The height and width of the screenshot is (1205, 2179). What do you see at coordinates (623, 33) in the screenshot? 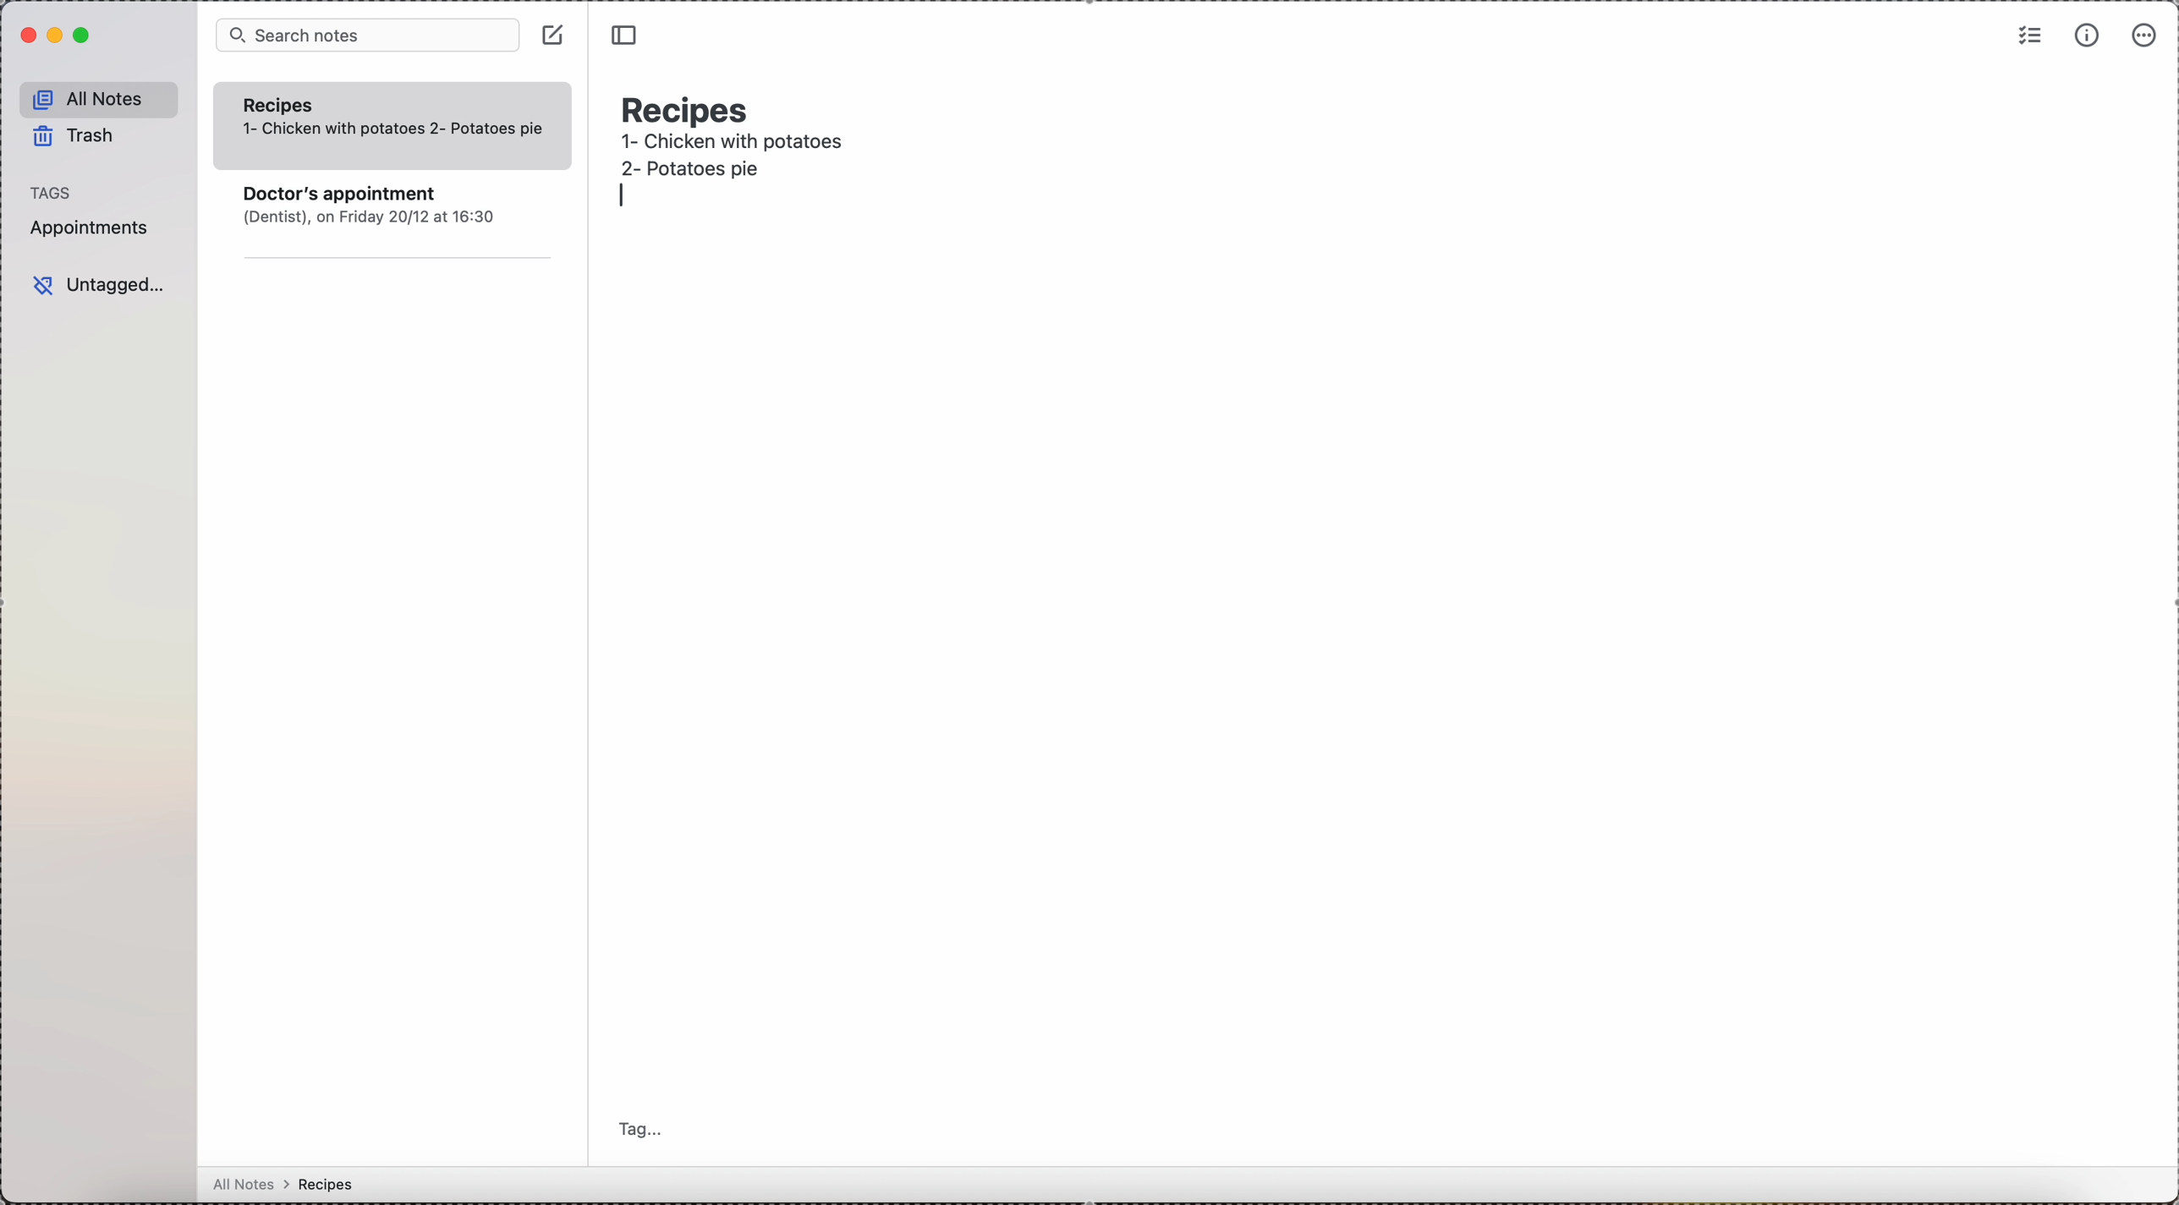
I see `toggle sidebar` at bounding box center [623, 33].